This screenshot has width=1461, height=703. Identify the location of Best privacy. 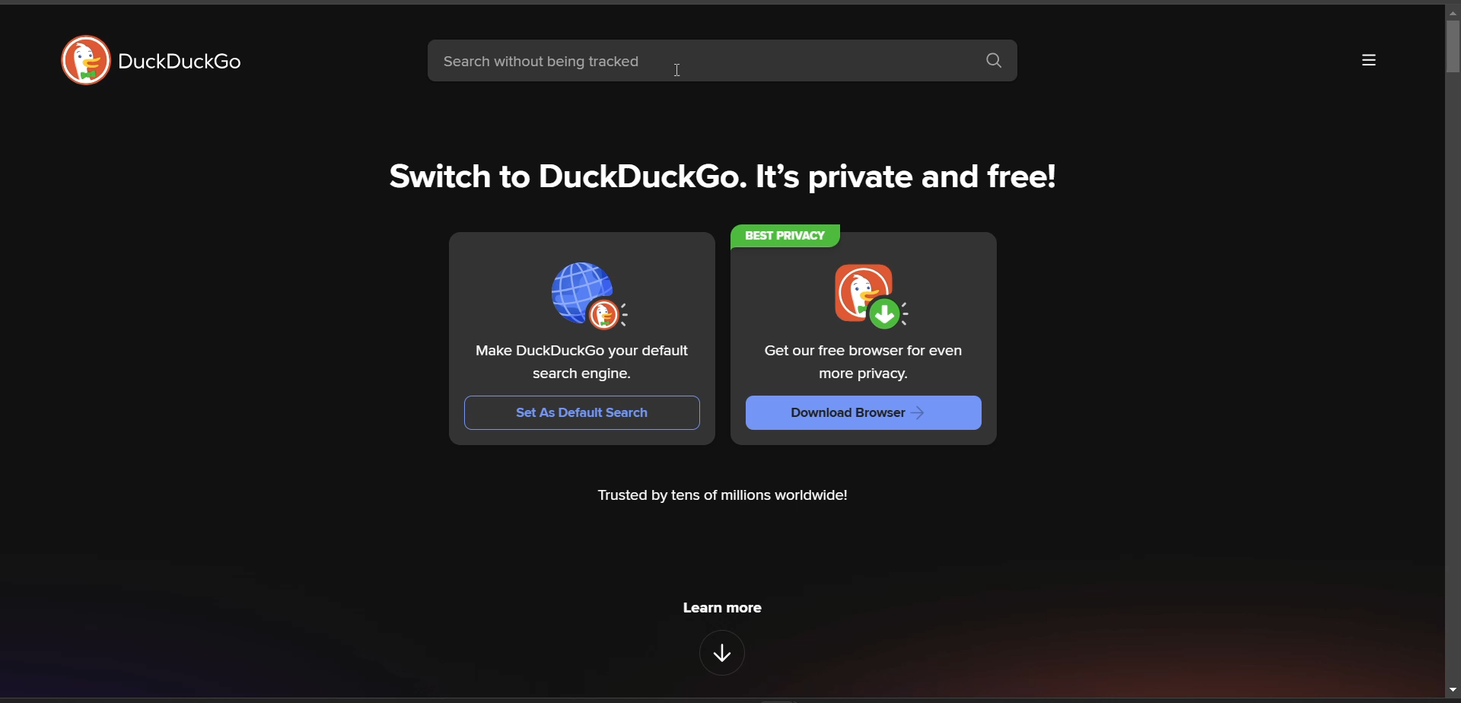
(790, 234).